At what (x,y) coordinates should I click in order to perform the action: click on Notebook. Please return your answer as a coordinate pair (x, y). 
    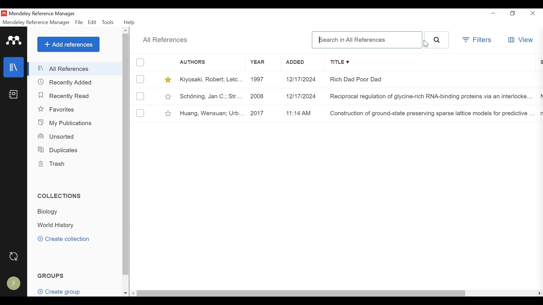
    Looking at the image, I should click on (14, 94).